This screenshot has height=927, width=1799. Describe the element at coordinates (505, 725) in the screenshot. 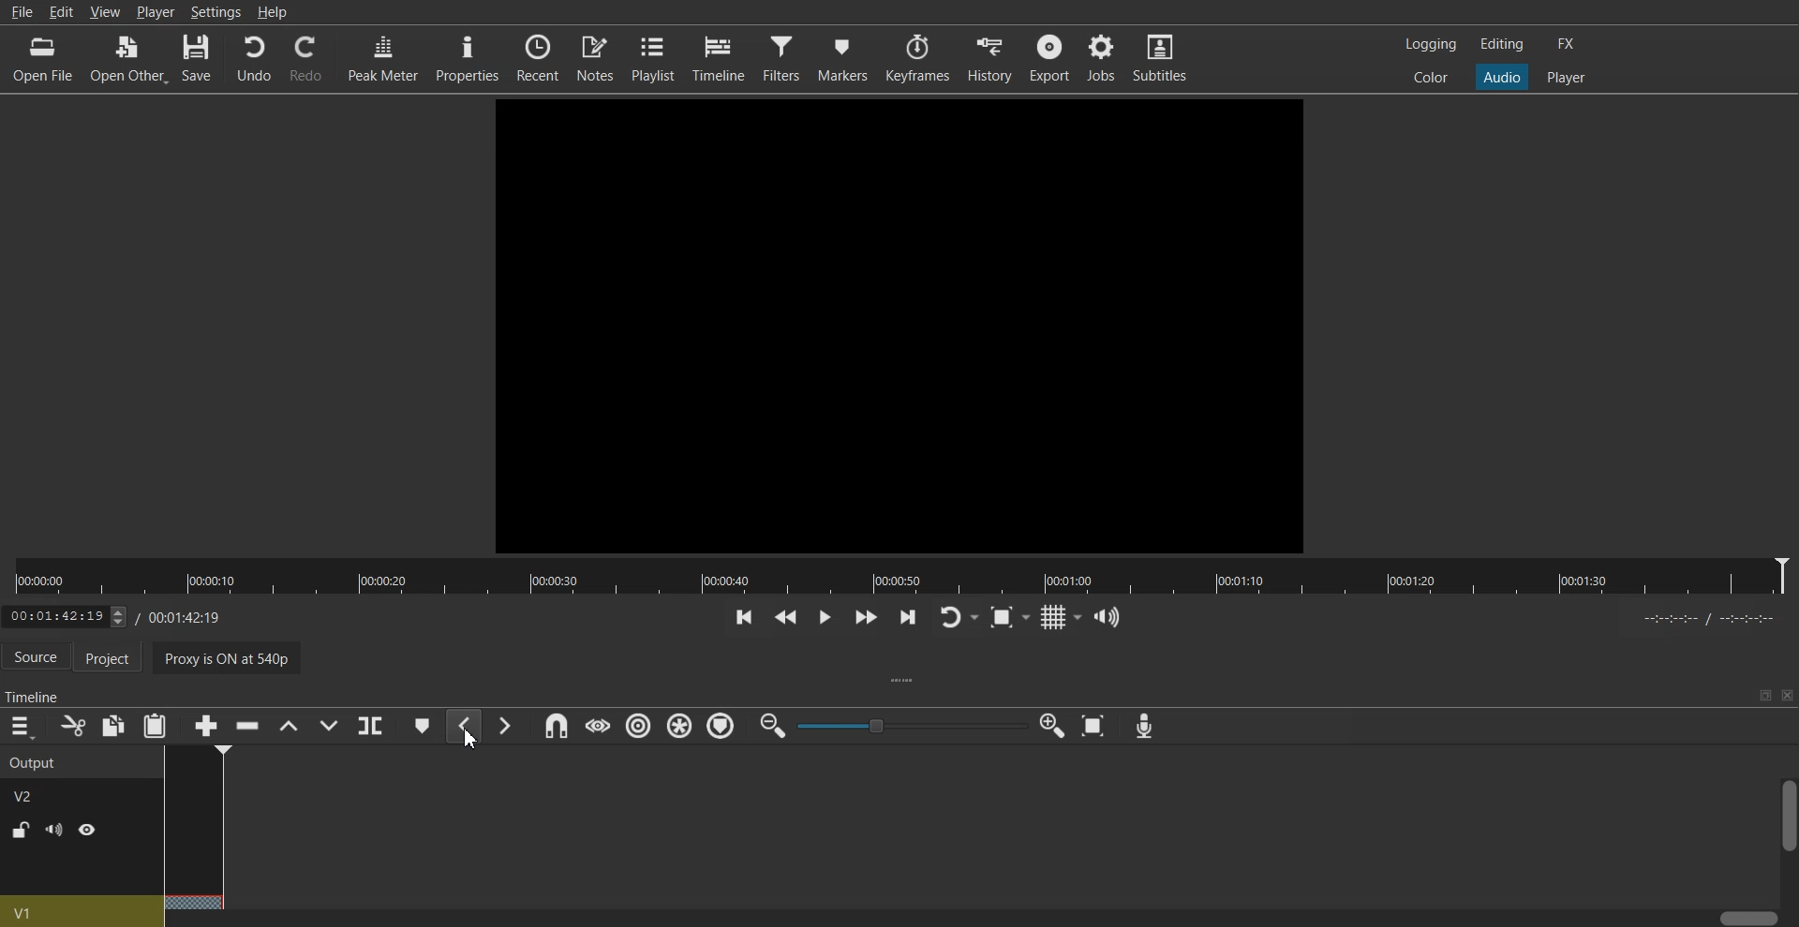

I see `Next marker` at that location.